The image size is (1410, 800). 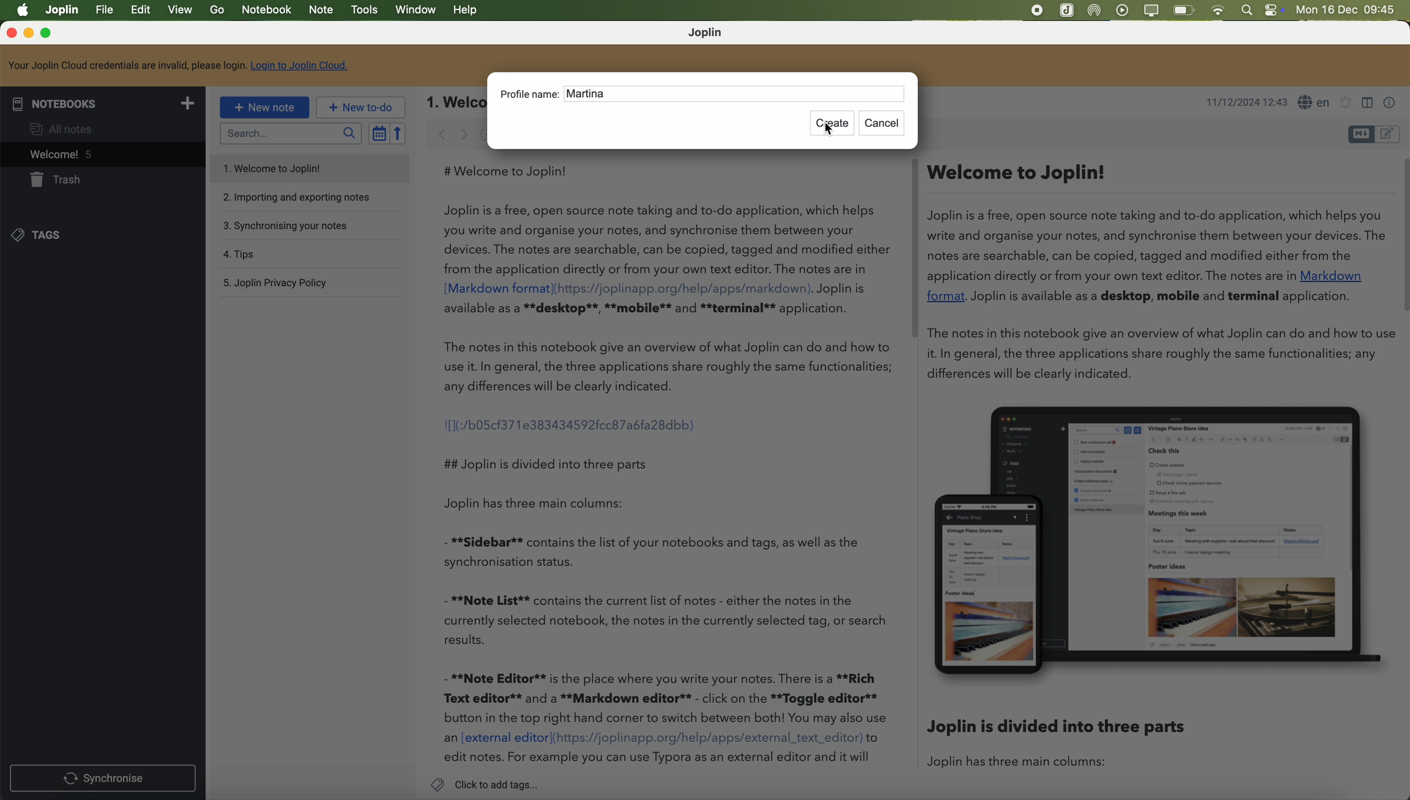 I want to click on battery, so click(x=1184, y=10).